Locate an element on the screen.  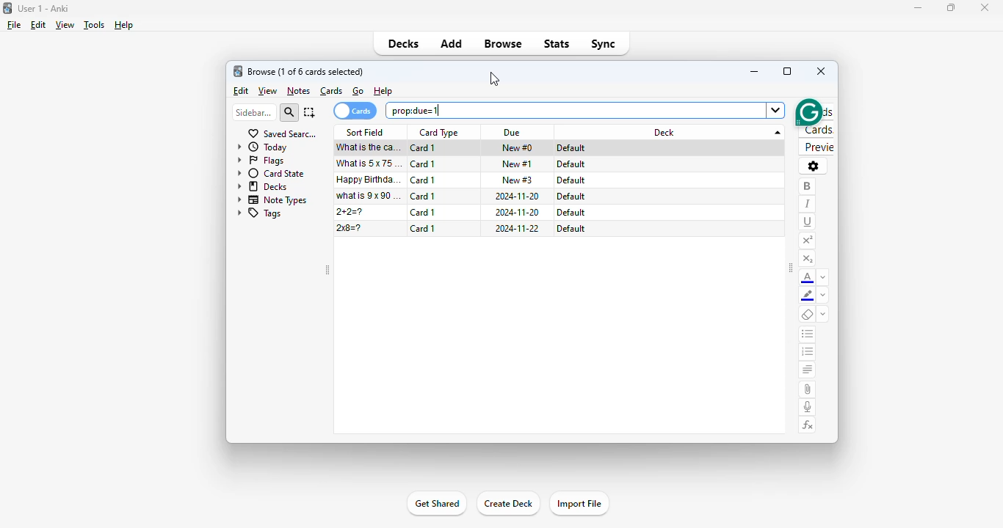
select is located at coordinates (310, 113).